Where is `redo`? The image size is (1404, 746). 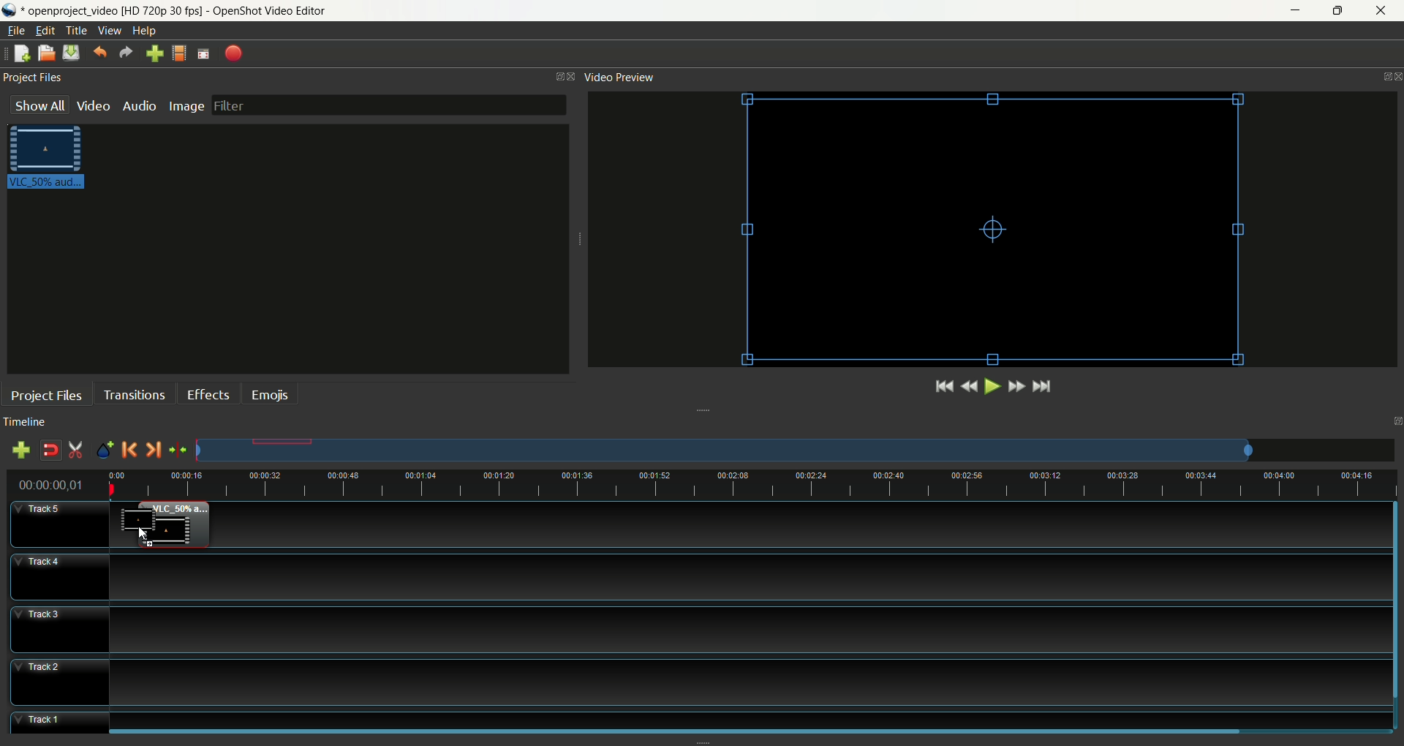 redo is located at coordinates (128, 53).